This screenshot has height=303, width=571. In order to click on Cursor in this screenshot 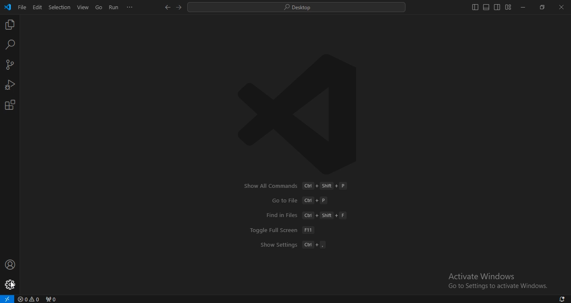, I will do `click(13, 285)`.